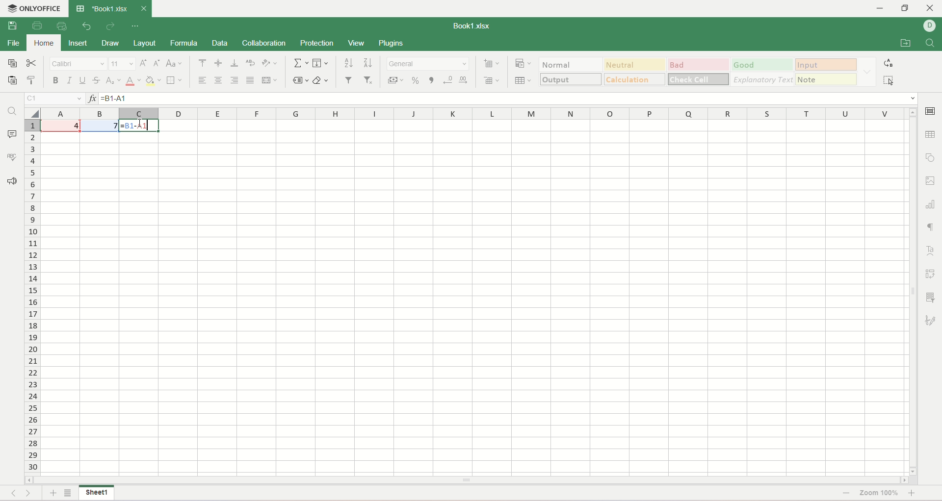 The image size is (942, 501). Describe the element at coordinates (635, 79) in the screenshot. I see `calculation` at that location.